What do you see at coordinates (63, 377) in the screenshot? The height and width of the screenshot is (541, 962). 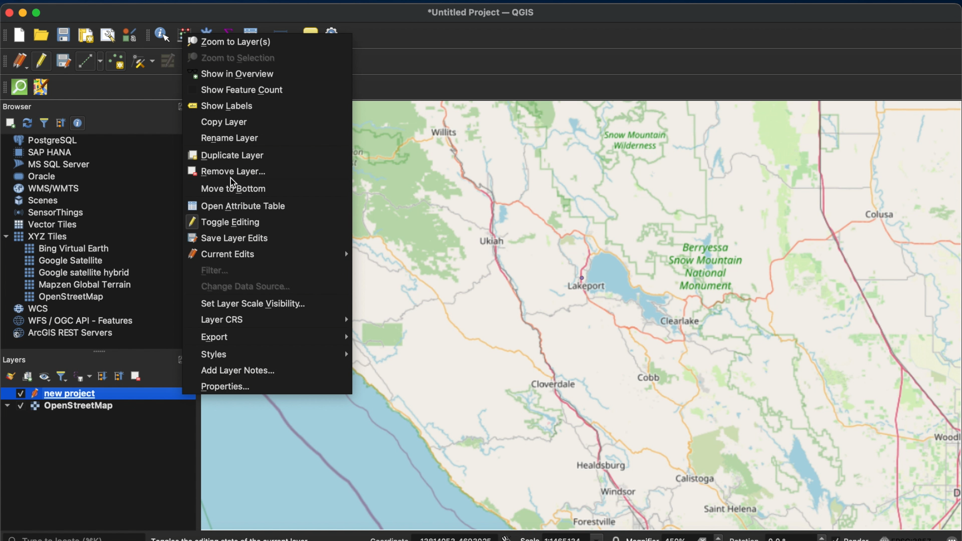 I see `filter legend` at bounding box center [63, 377].